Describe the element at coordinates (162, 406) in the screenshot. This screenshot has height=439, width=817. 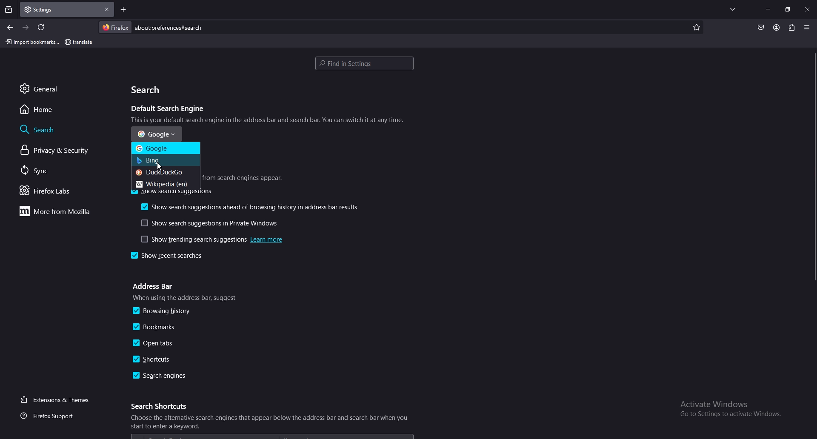
I see `search shortcuts` at that location.